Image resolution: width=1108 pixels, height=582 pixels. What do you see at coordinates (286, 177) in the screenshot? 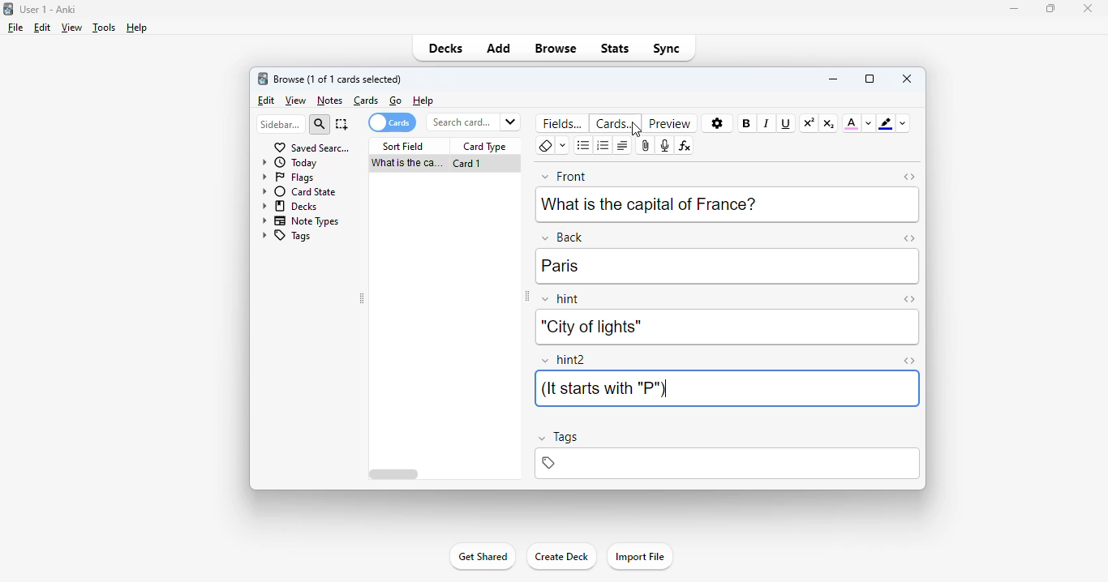
I see `flags` at bounding box center [286, 177].